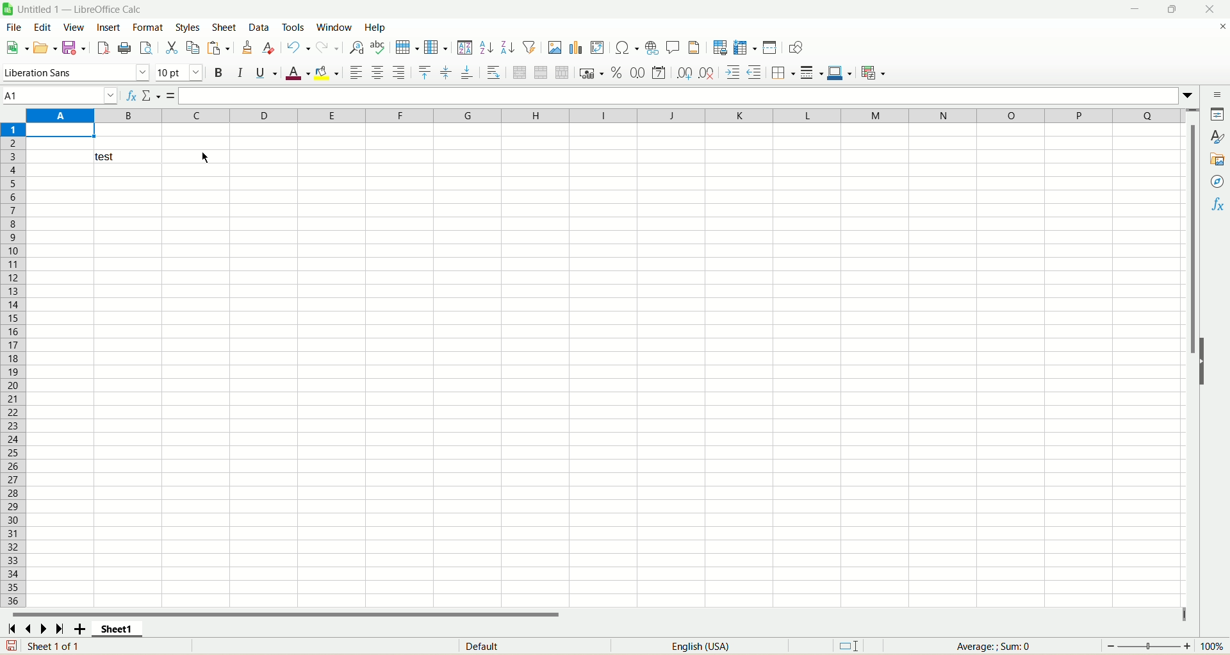  Describe the element at coordinates (55, 645) in the screenshot. I see `sheet 1 of 1` at that location.